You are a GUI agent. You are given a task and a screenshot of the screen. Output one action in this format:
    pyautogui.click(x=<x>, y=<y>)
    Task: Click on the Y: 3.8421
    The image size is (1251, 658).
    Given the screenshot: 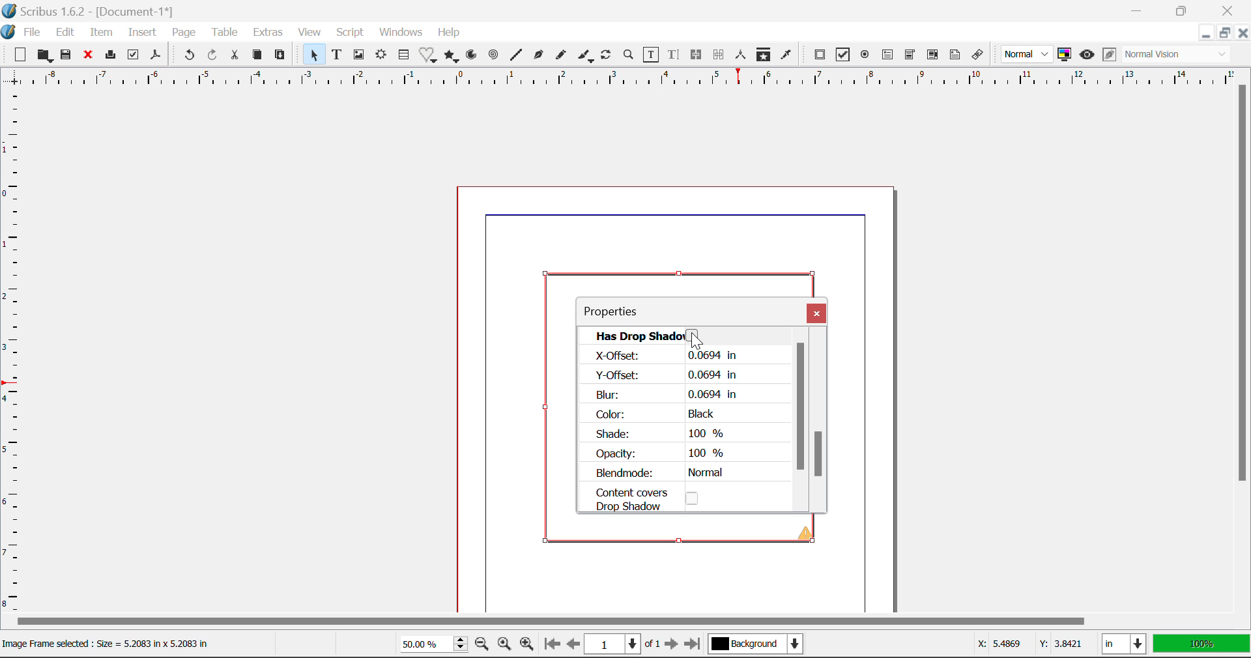 What is the action you would take?
    pyautogui.click(x=1061, y=645)
    